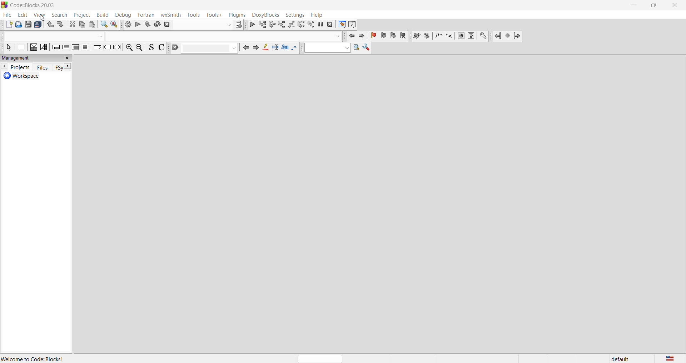  I want to click on , so click(34, 47).